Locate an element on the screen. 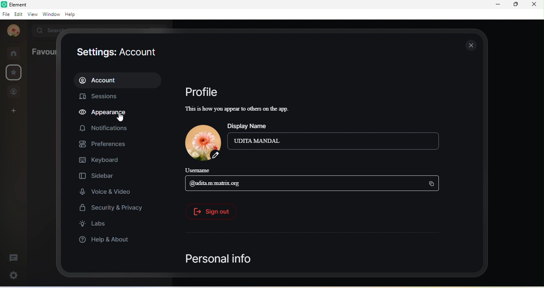 The image size is (544, 288). title is located at coordinates (20, 4).